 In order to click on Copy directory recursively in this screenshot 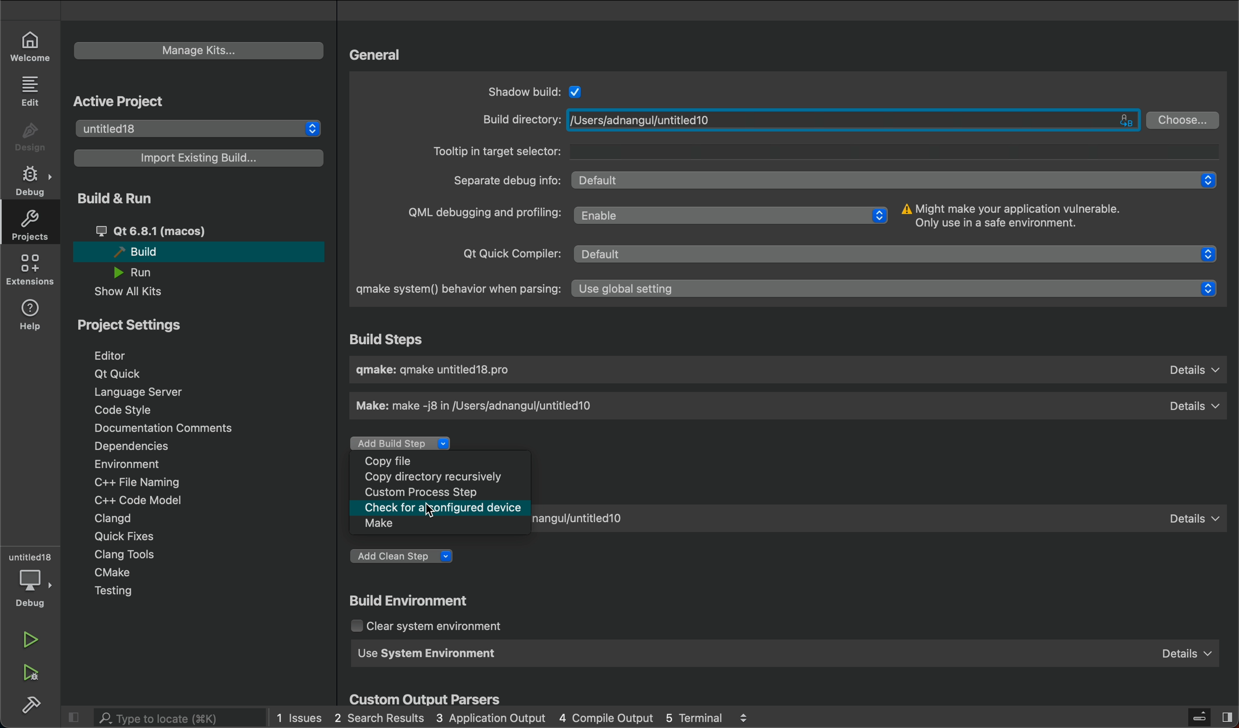, I will do `click(436, 476)`.